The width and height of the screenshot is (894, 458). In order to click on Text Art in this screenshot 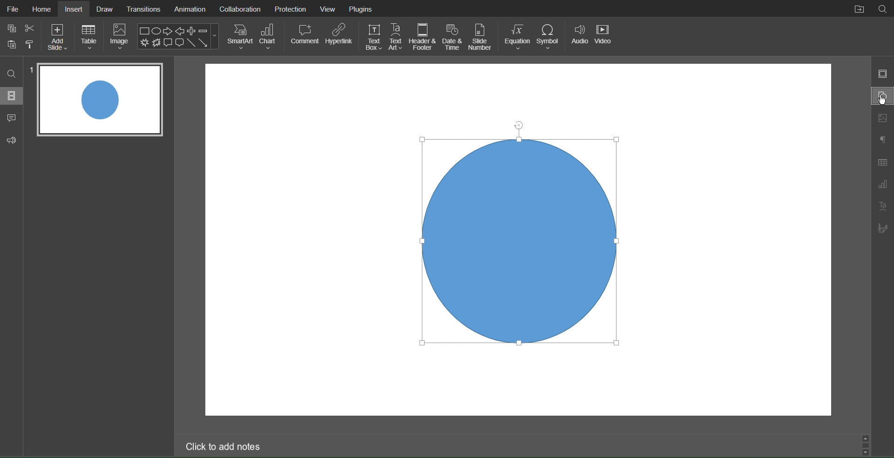, I will do `click(398, 36)`.